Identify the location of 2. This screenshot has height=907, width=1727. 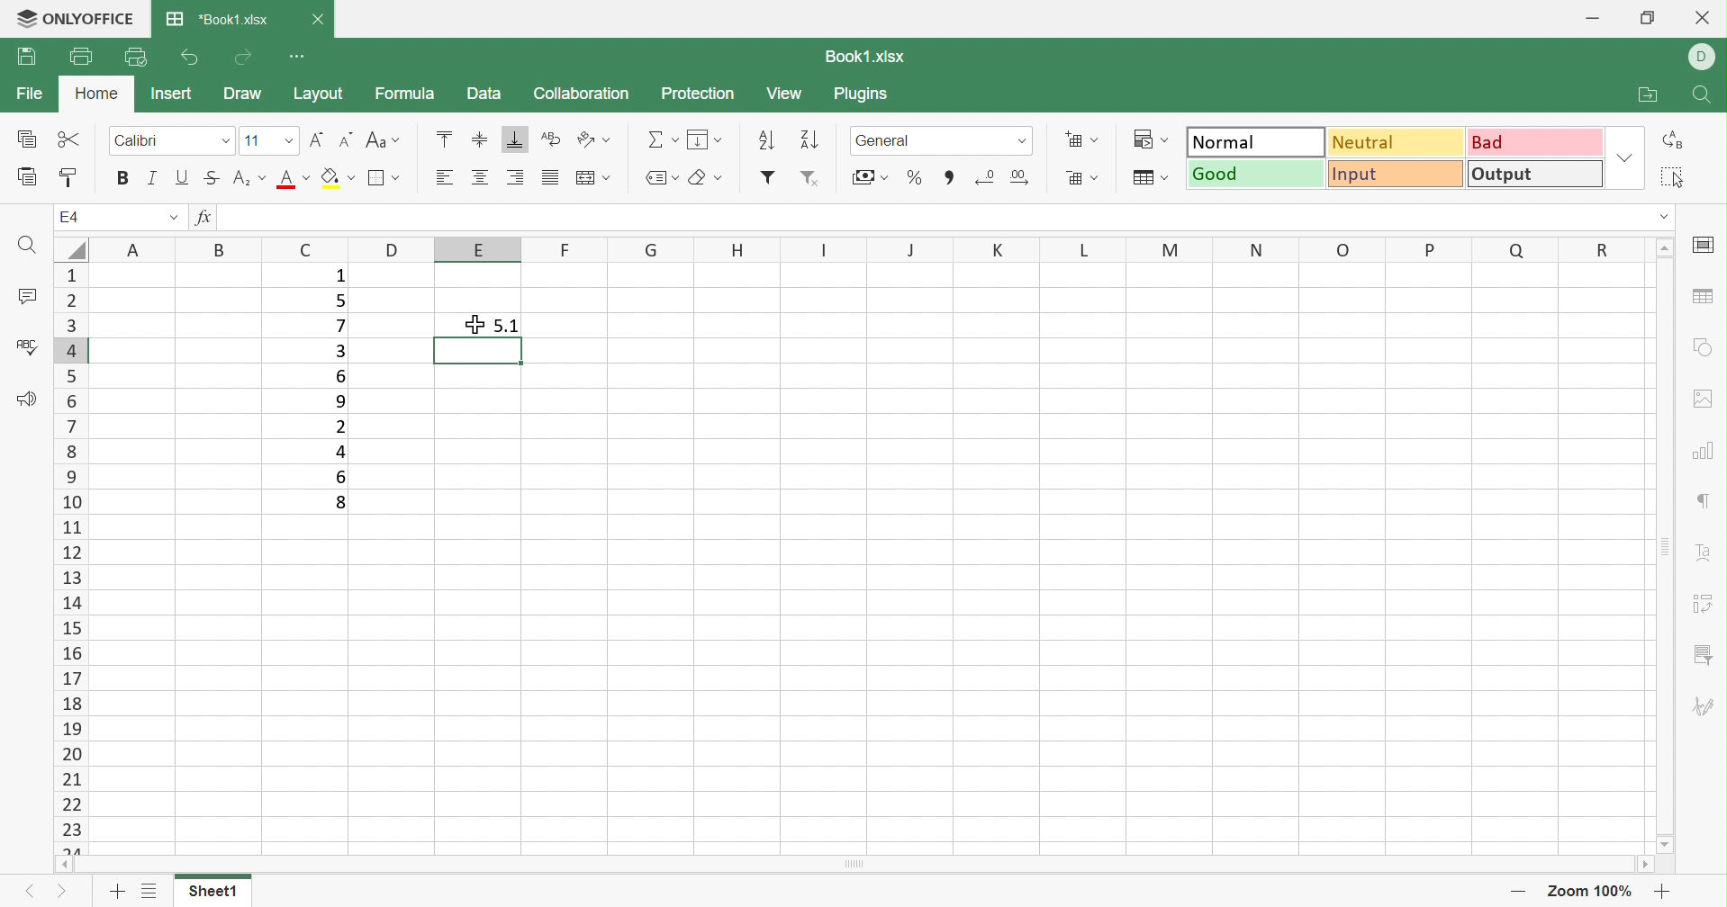
(341, 427).